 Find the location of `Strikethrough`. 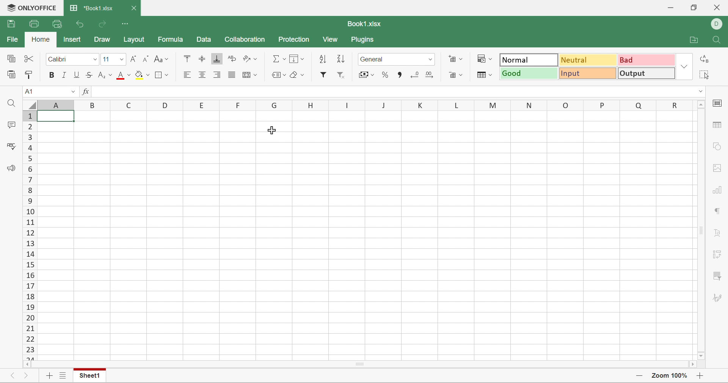

Strikethrough is located at coordinates (89, 75).